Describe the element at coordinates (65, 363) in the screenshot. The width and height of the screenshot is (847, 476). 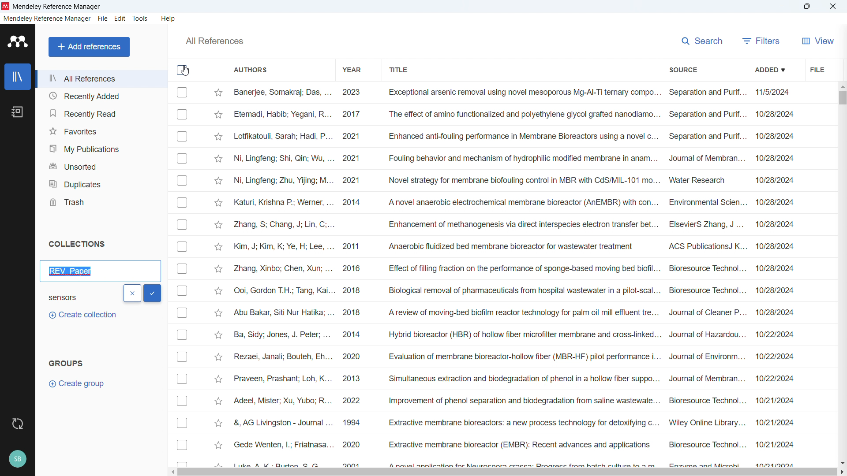
I see `Groups ` at that location.